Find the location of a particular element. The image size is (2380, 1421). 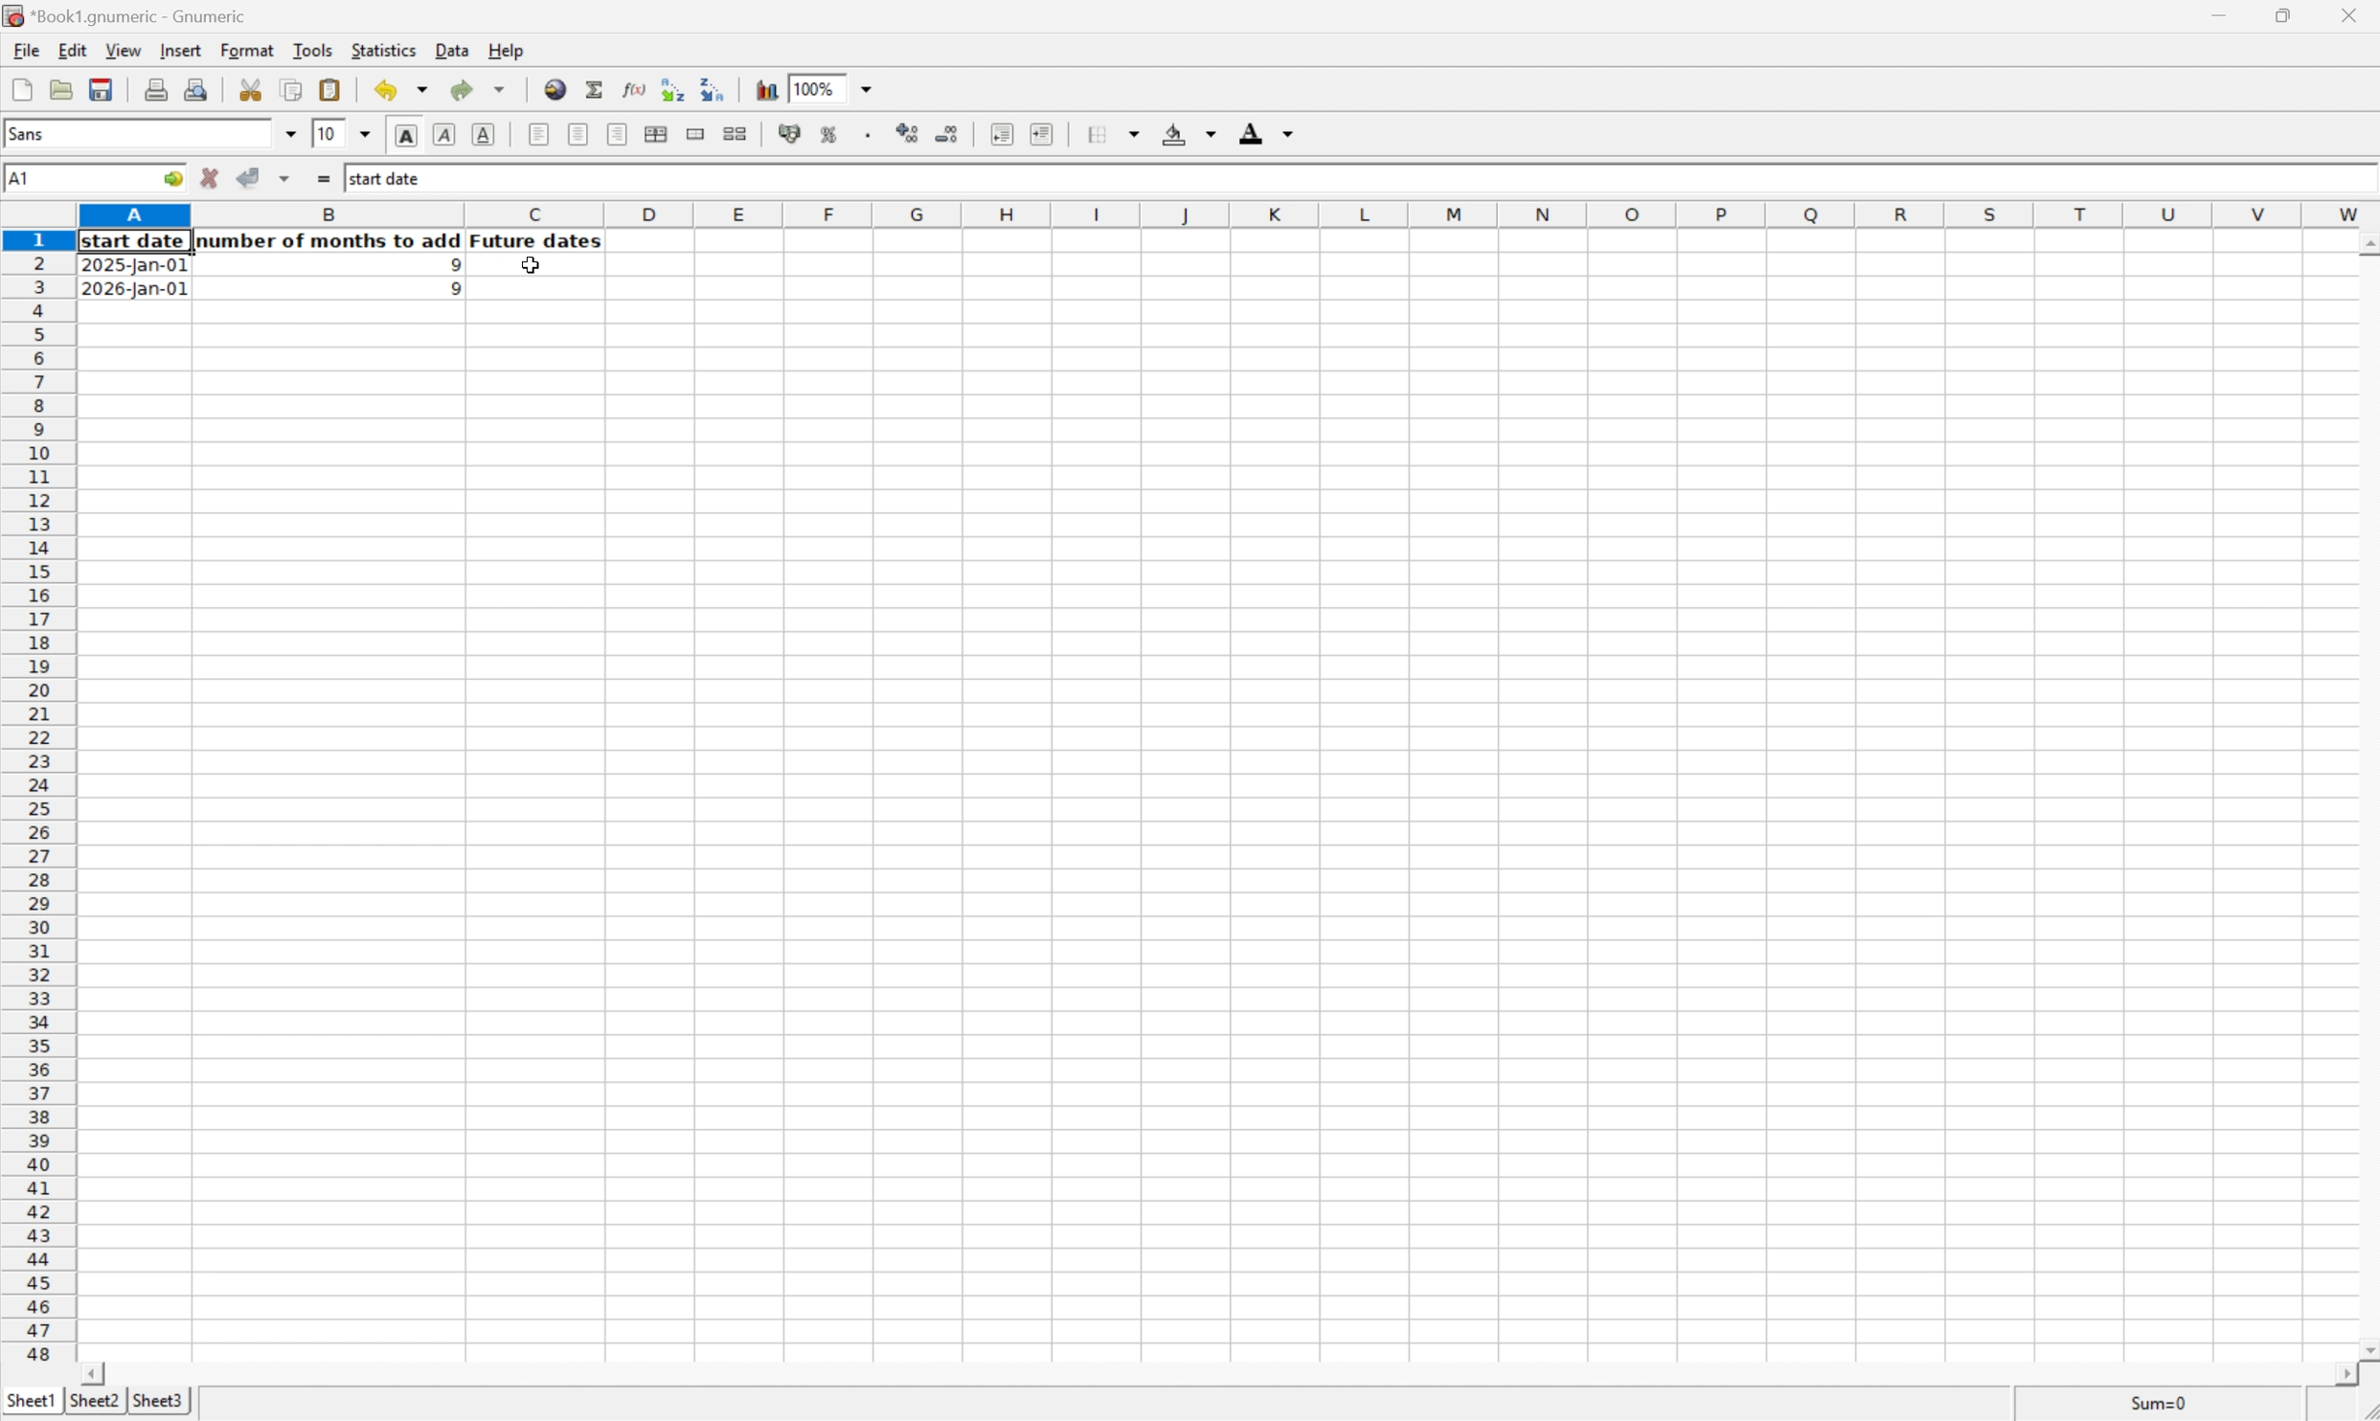

Bold is located at coordinates (406, 135).